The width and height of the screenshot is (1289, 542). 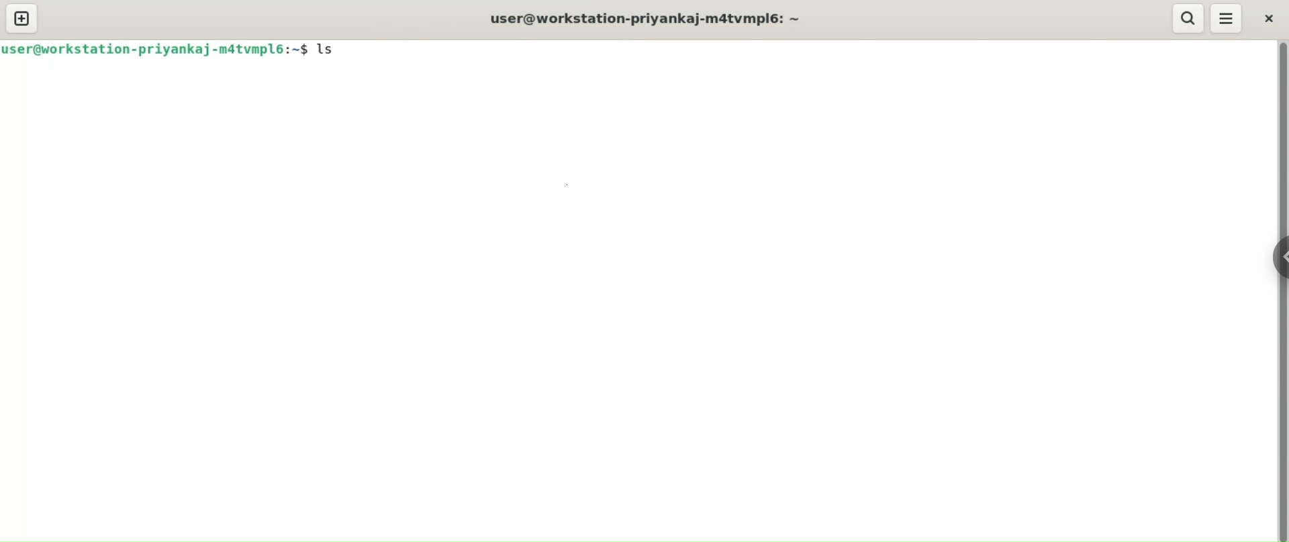 What do you see at coordinates (154, 50) in the screenshot?
I see `iIser@workstation-priyankaj-matvmpl6:~$ Jj` at bounding box center [154, 50].